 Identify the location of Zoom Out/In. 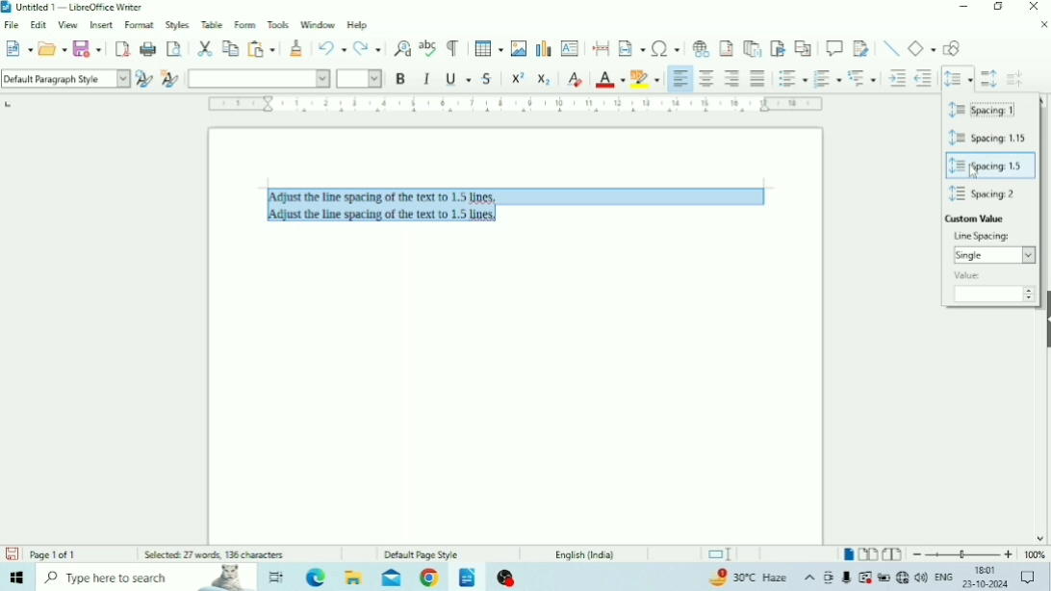
(962, 553).